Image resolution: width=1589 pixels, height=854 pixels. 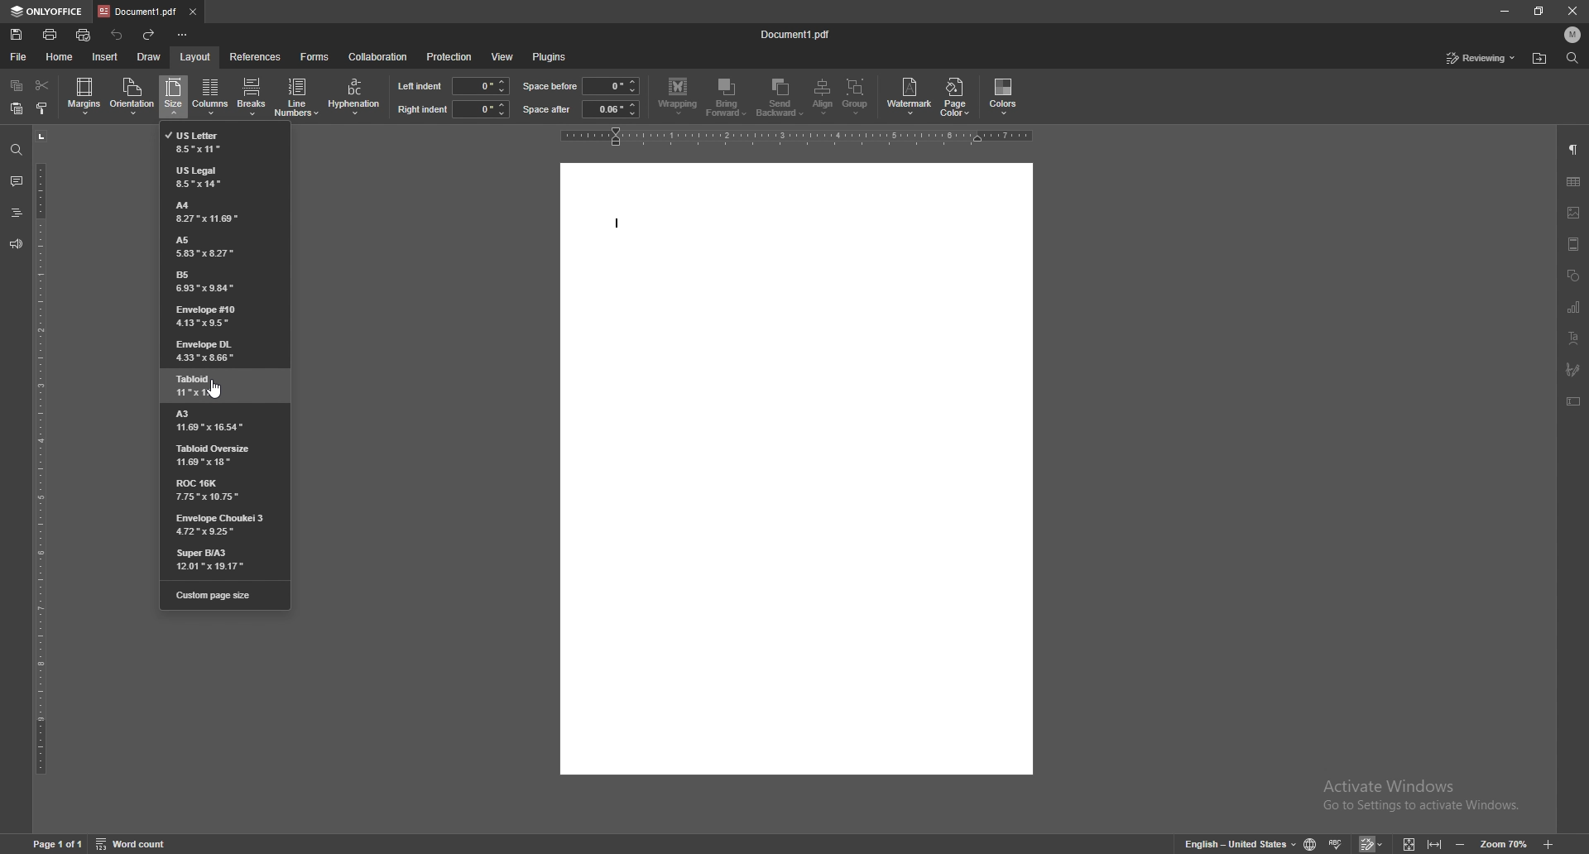 What do you see at coordinates (1573, 151) in the screenshot?
I see `paragraph` at bounding box center [1573, 151].